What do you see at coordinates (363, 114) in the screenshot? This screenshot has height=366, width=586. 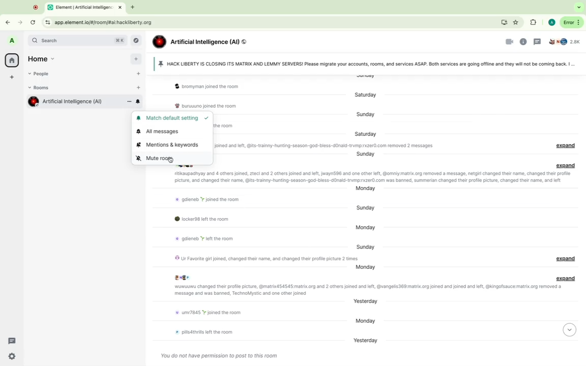 I see `Day` at bounding box center [363, 114].